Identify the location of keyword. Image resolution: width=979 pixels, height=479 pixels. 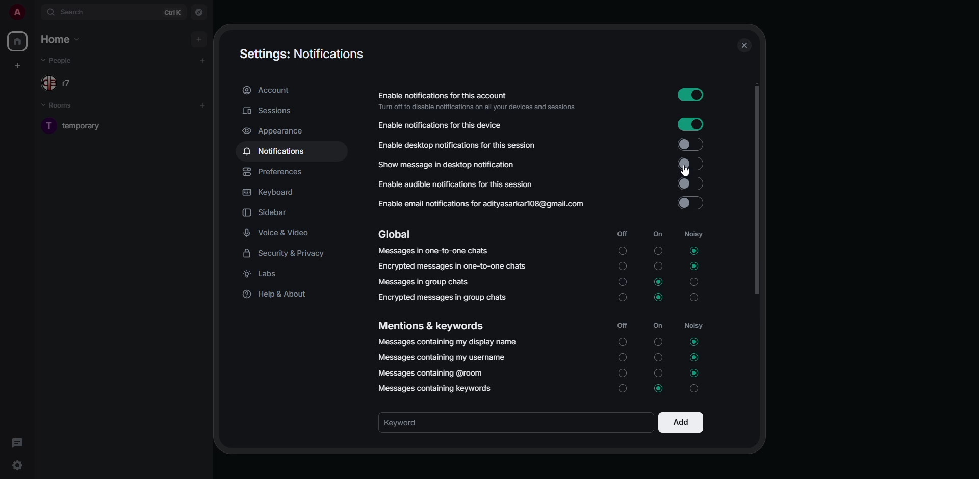
(410, 421).